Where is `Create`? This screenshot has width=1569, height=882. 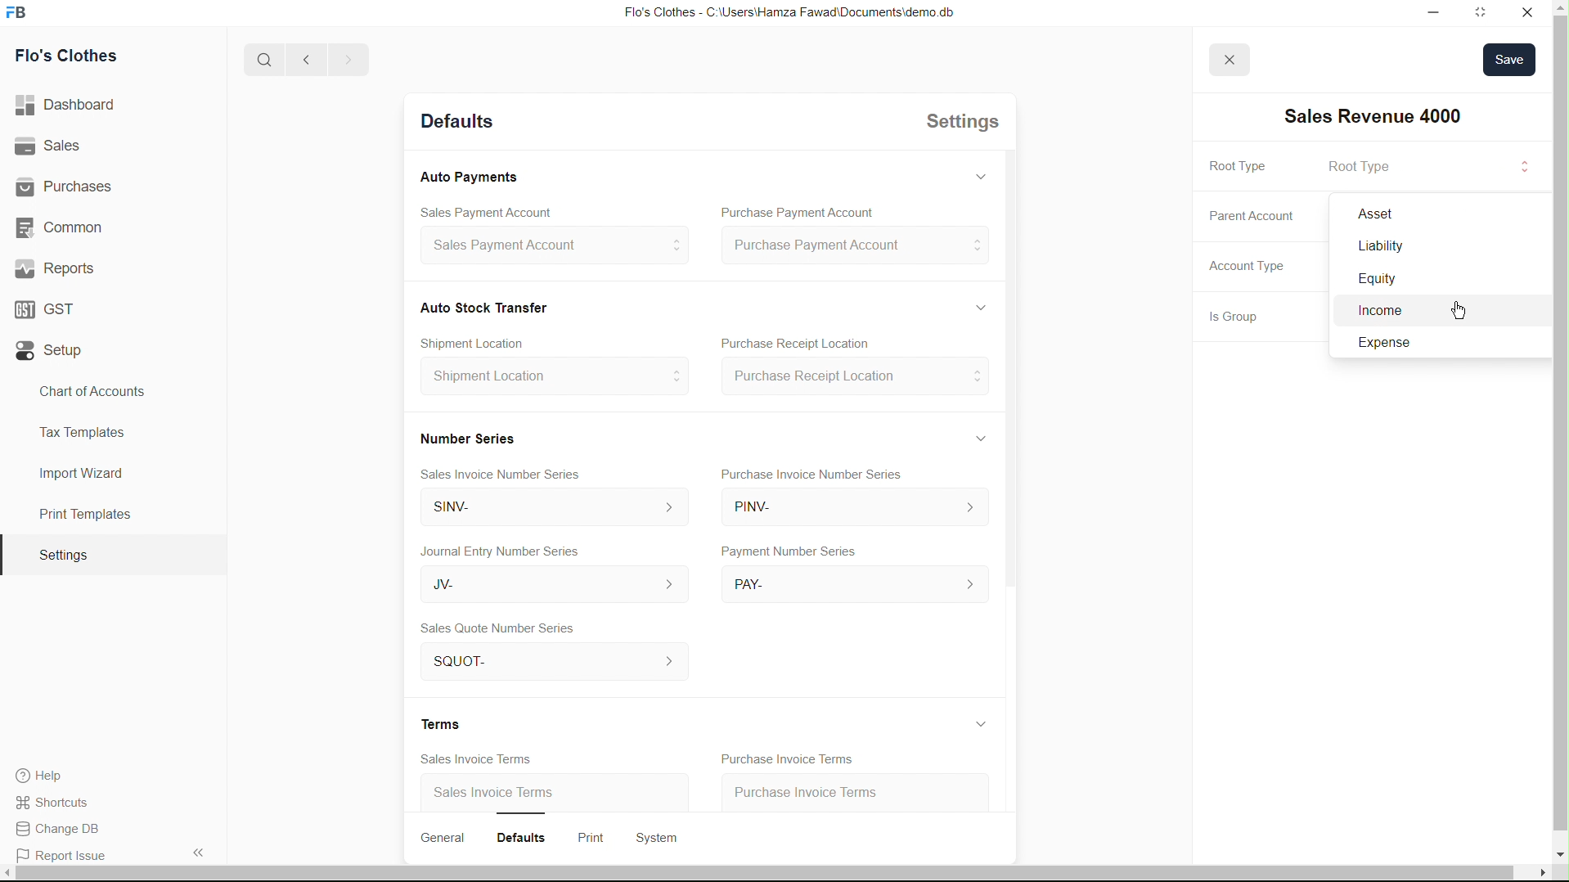
Create is located at coordinates (492, 340).